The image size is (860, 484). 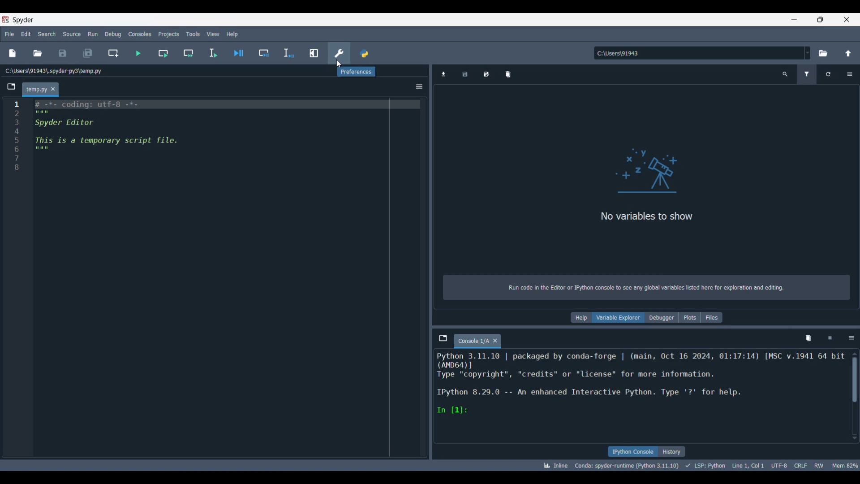 I want to click on Remove all variables from namespace, so click(x=808, y=338).